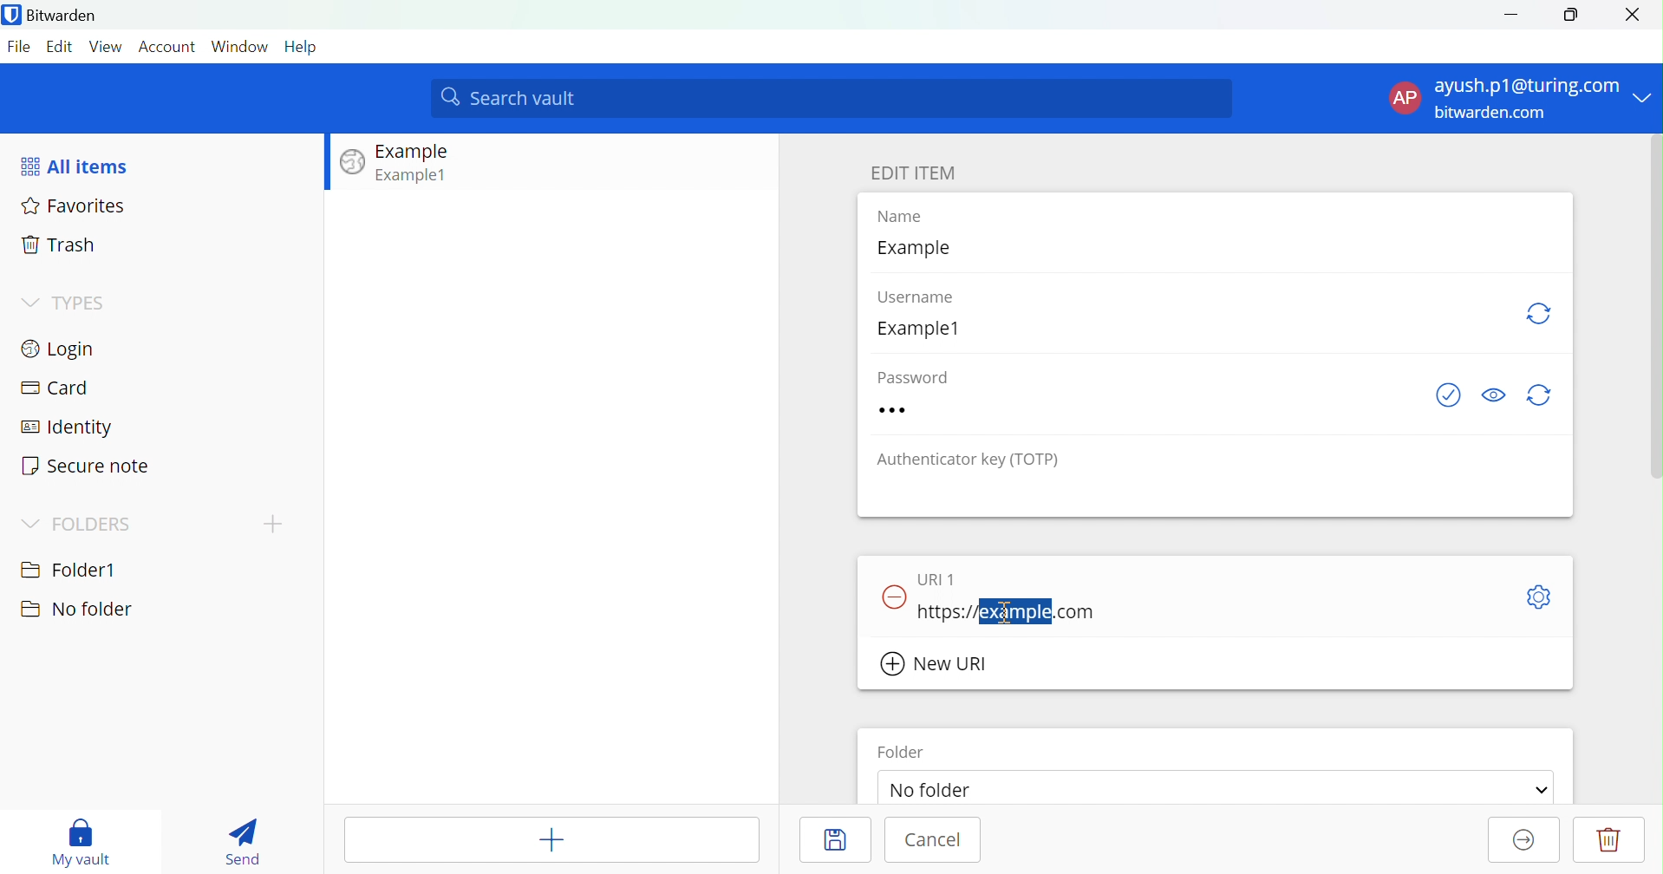 This screenshot has width=1663, height=874. Describe the element at coordinates (242, 842) in the screenshot. I see `Send` at that location.